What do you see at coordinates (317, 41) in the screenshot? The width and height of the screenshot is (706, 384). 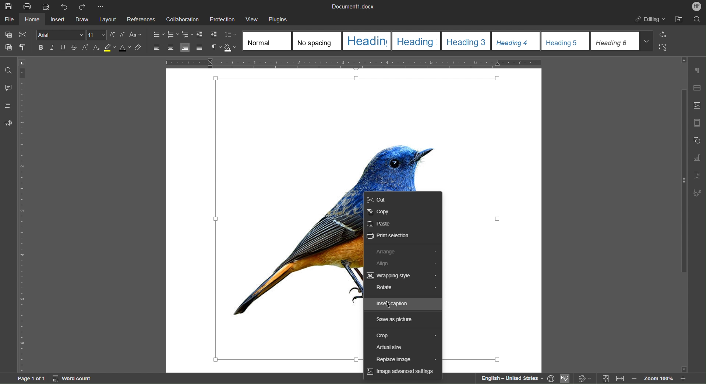 I see `No spacing ` at bounding box center [317, 41].